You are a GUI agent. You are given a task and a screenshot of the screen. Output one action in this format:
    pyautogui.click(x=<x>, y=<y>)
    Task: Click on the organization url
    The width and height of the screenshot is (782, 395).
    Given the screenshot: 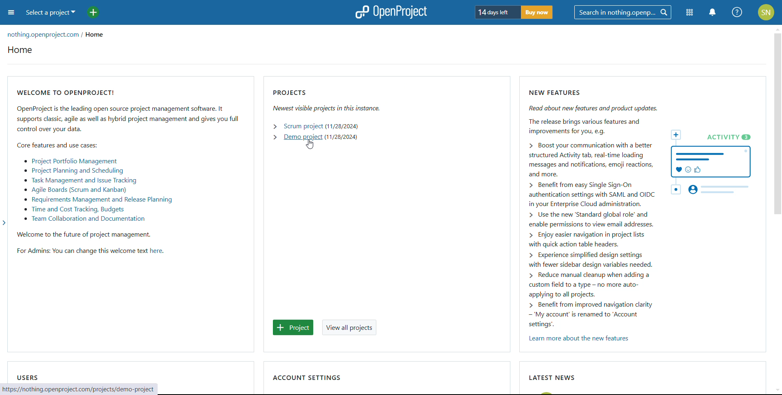 What is the action you would take?
    pyautogui.click(x=42, y=35)
    